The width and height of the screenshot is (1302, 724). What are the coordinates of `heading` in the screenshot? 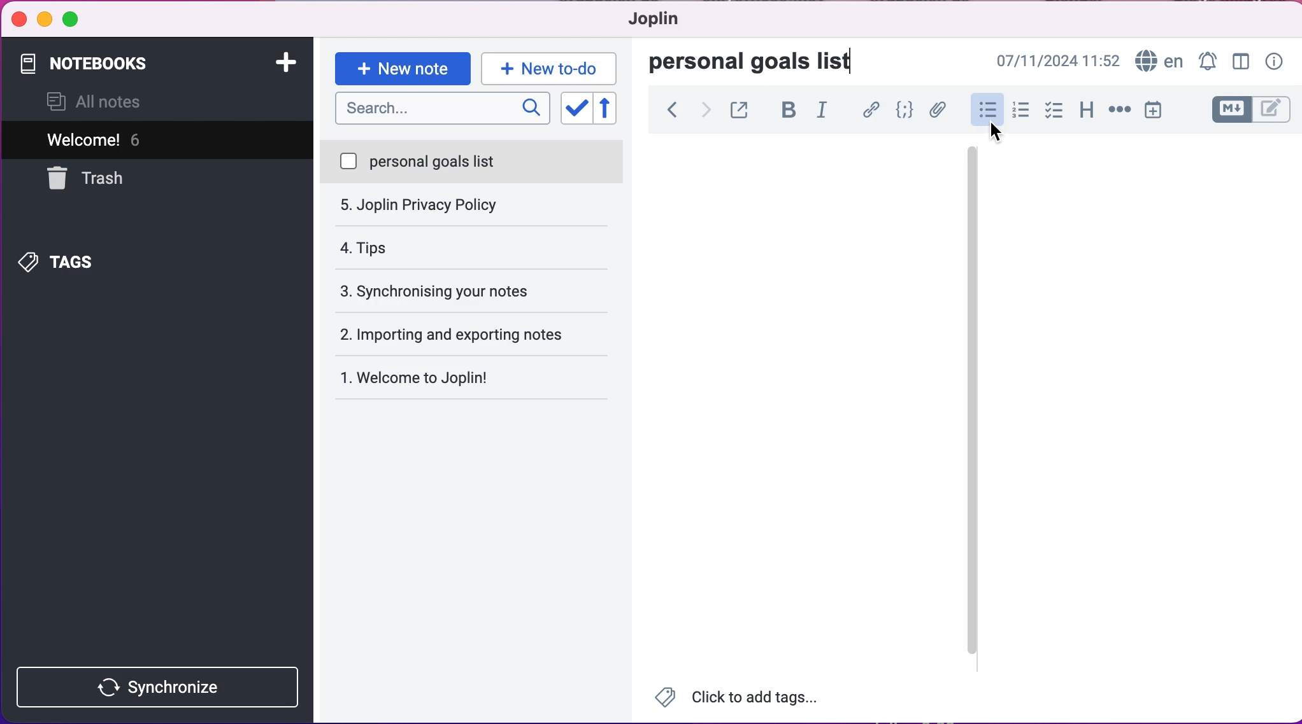 It's located at (1086, 113).